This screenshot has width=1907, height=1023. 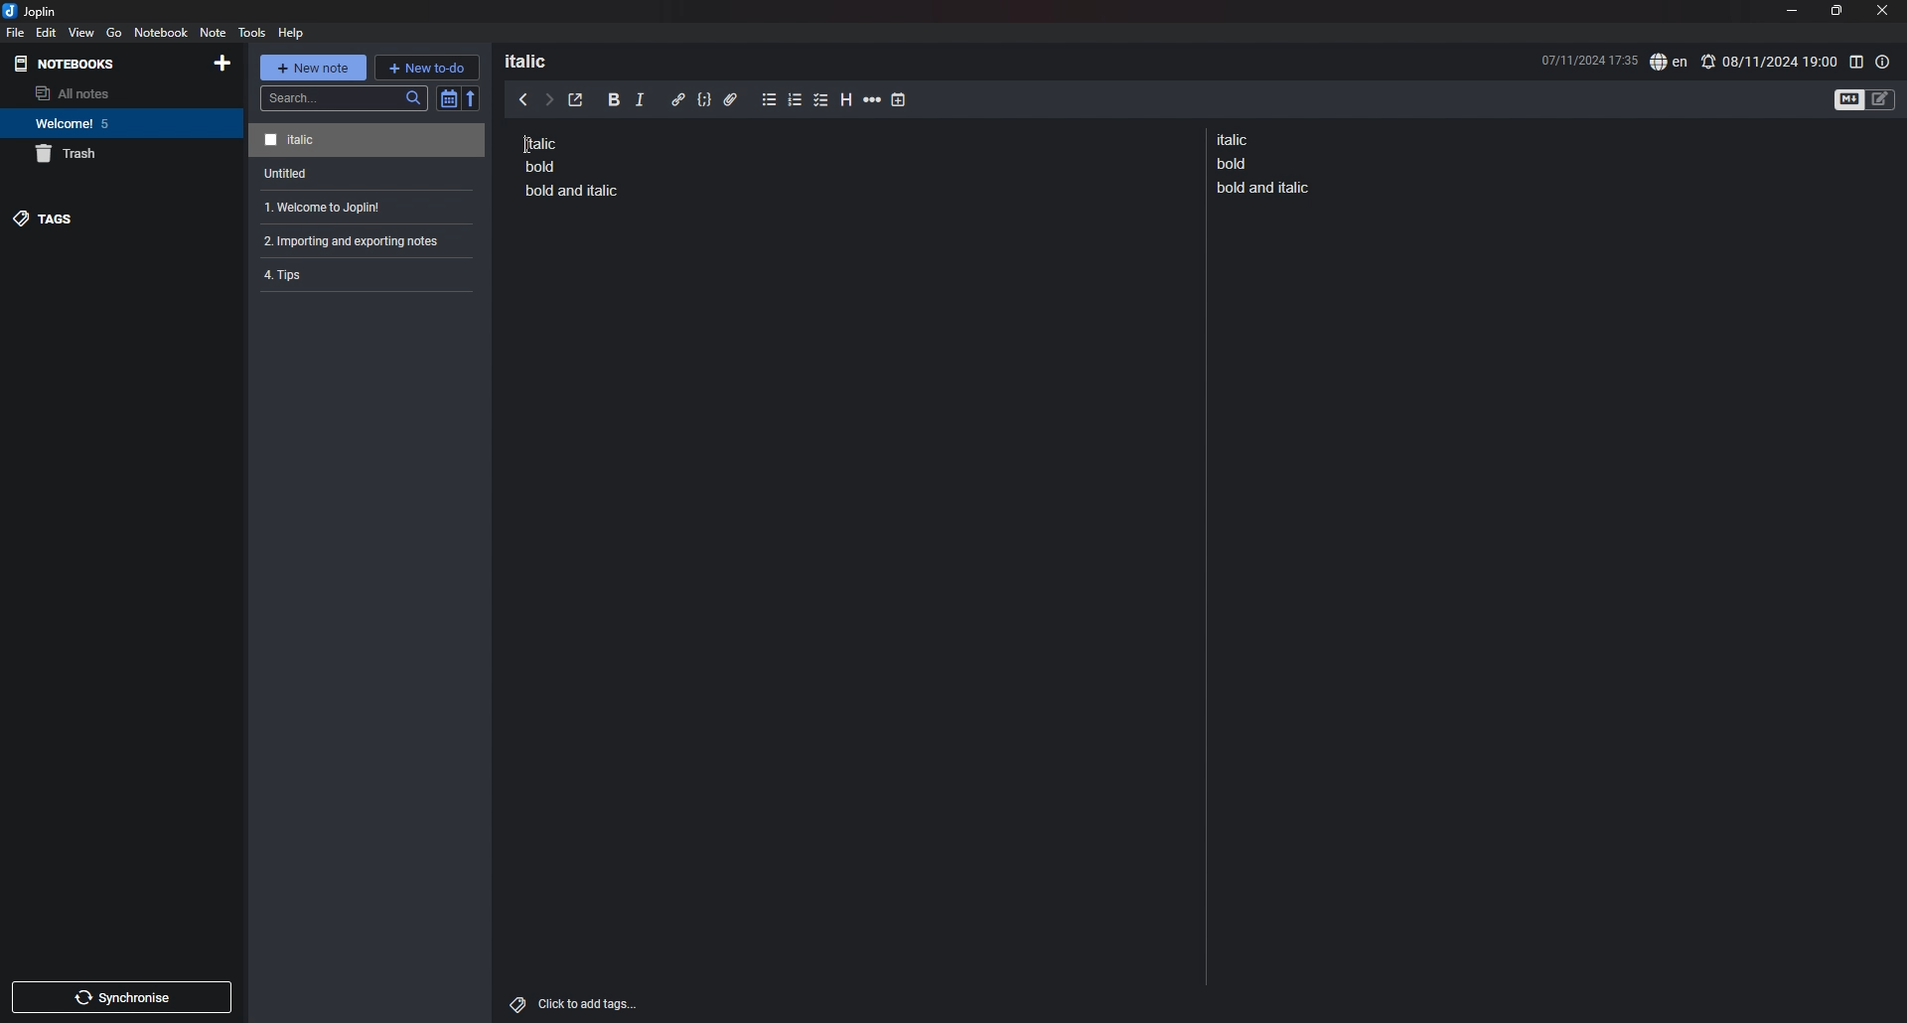 What do you see at coordinates (1855, 62) in the screenshot?
I see `toggle editor layout` at bounding box center [1855, 62].